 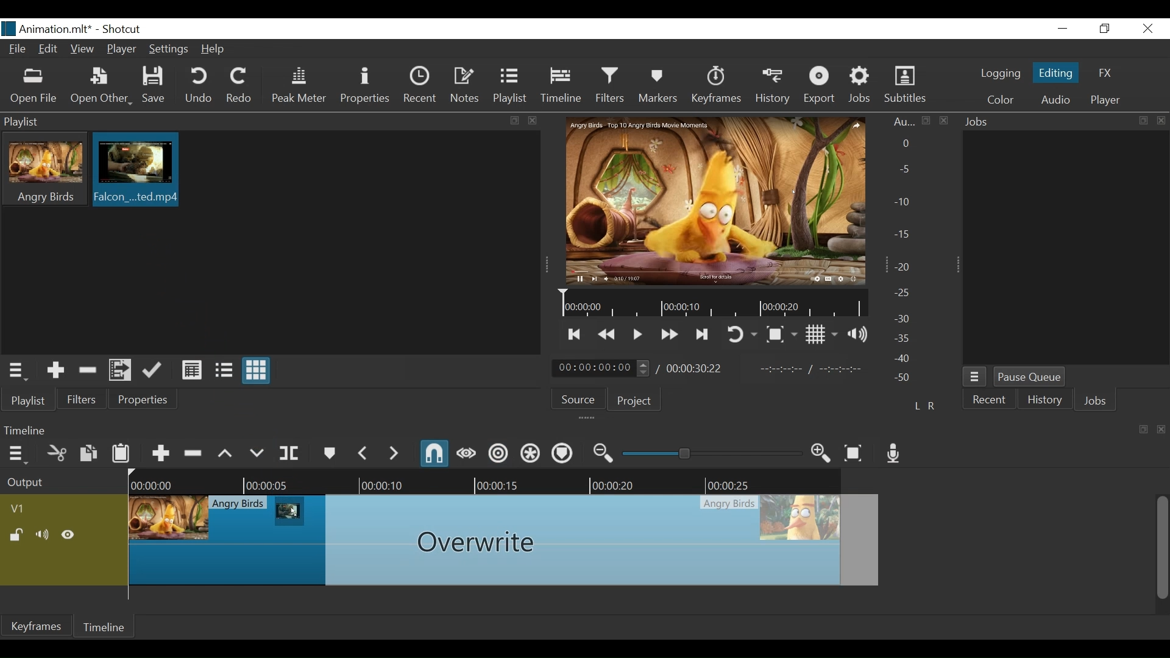 I want to click on View as File, so click(x=224, y=371).